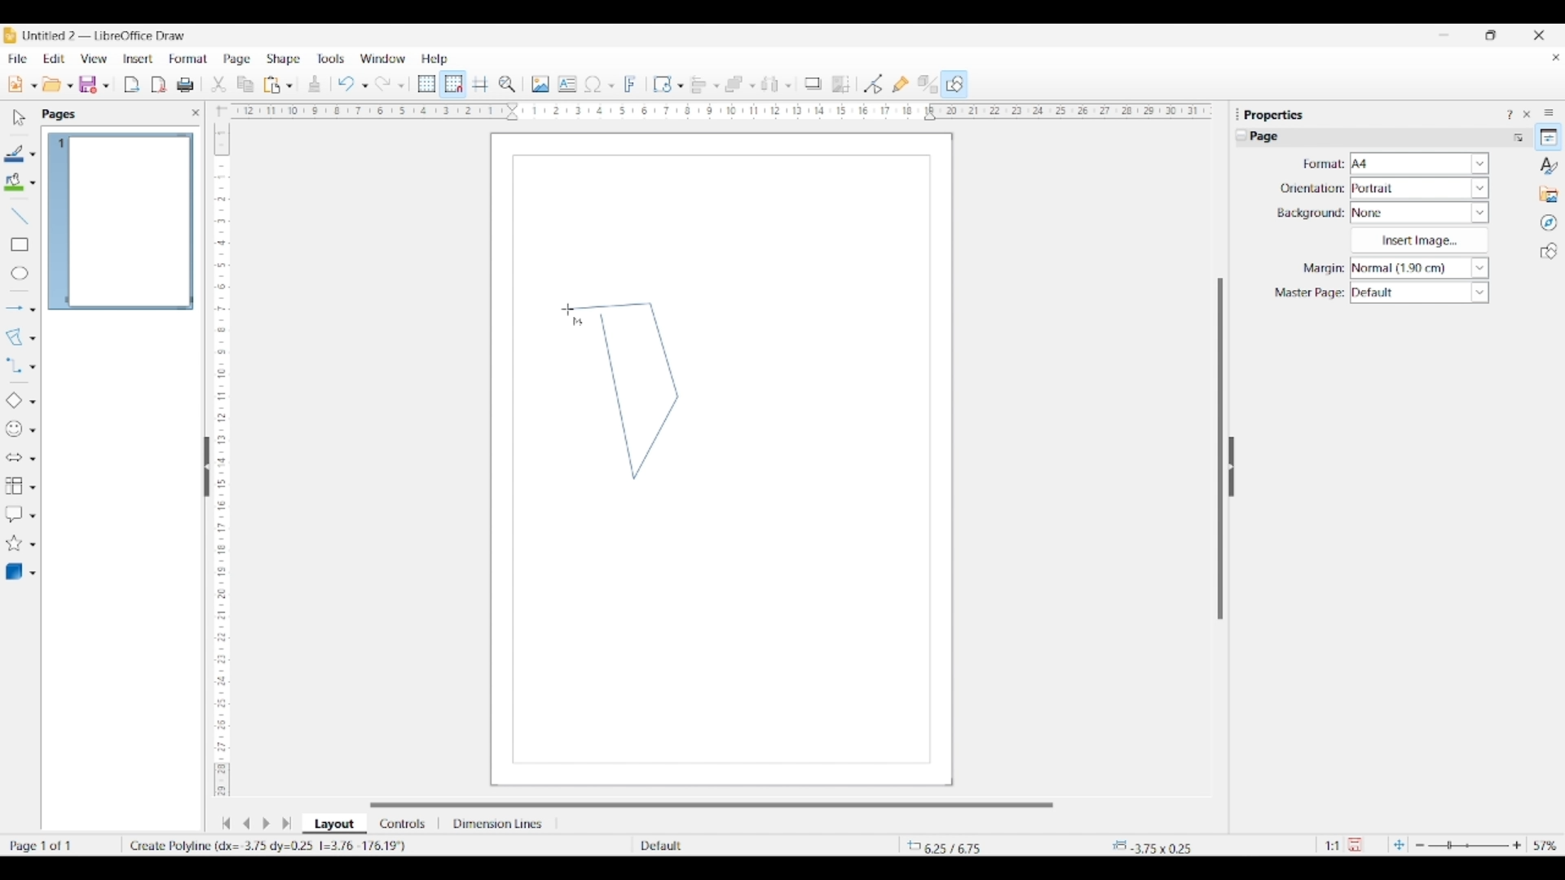 Image resolution: width=1565 pixels, height=880 pixels. Describe the element at coordinates (699, 83) in the screenshot. I see `Selected alignment` at that location.